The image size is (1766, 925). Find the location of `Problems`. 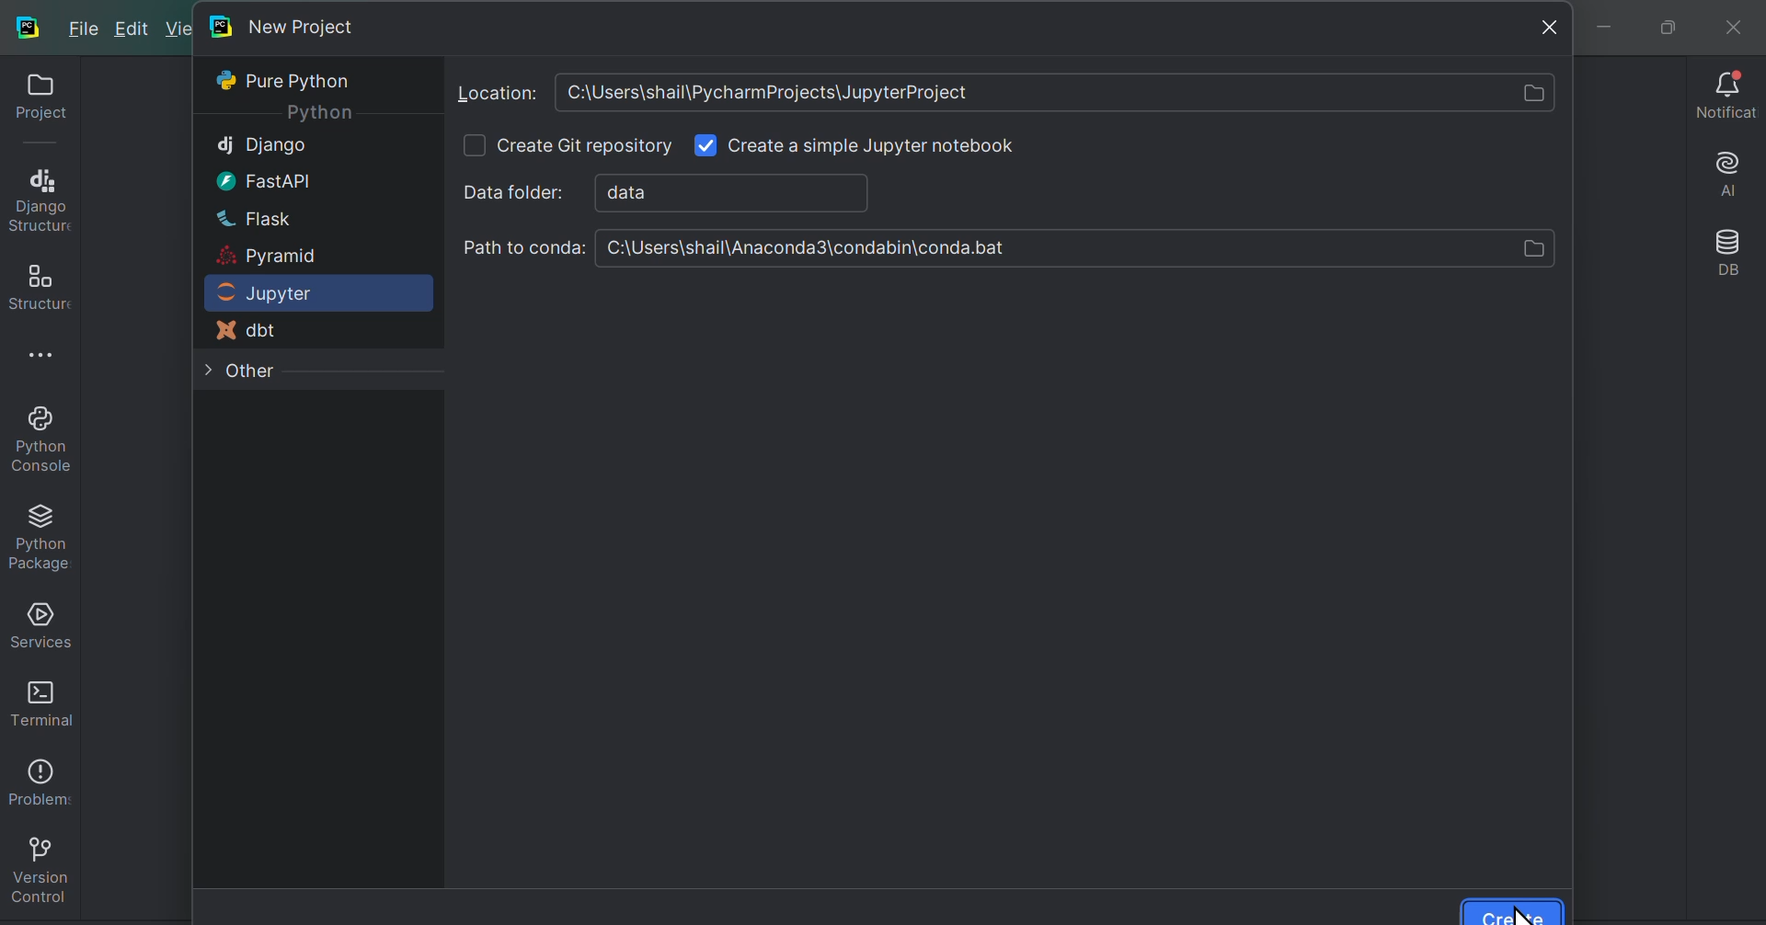

Problems is located at coordinates (37, 776).